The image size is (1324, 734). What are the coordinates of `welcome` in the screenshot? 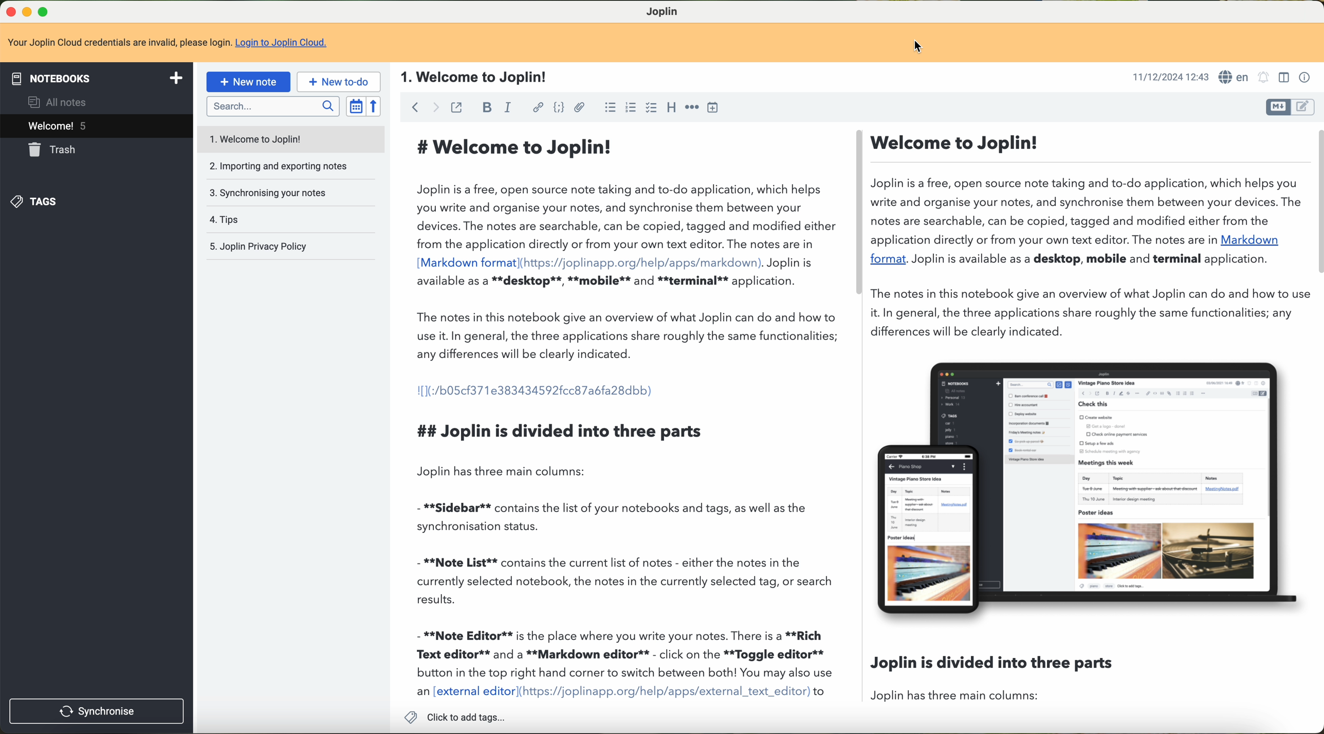 It's located at (95, 125).